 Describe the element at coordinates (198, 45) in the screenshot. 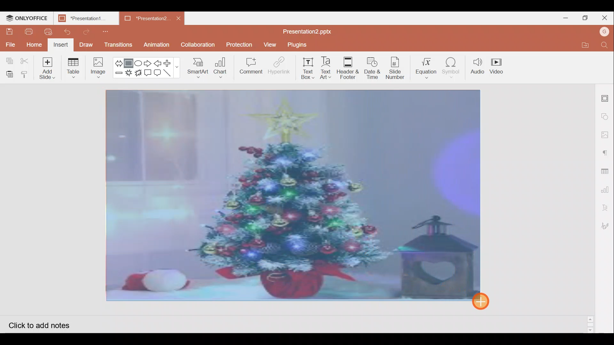

I see `Collaboration` at that location.